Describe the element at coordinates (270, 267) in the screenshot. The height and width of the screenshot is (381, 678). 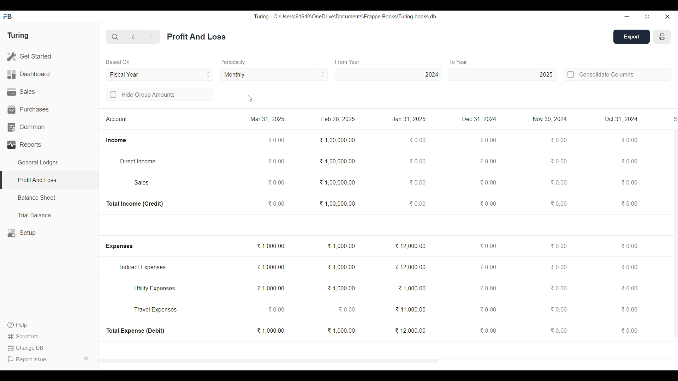
I see `1,000.00` at that location.